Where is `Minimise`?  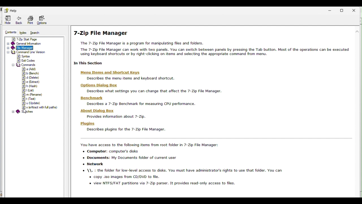
Minimise is located at coordinates (327, 10).